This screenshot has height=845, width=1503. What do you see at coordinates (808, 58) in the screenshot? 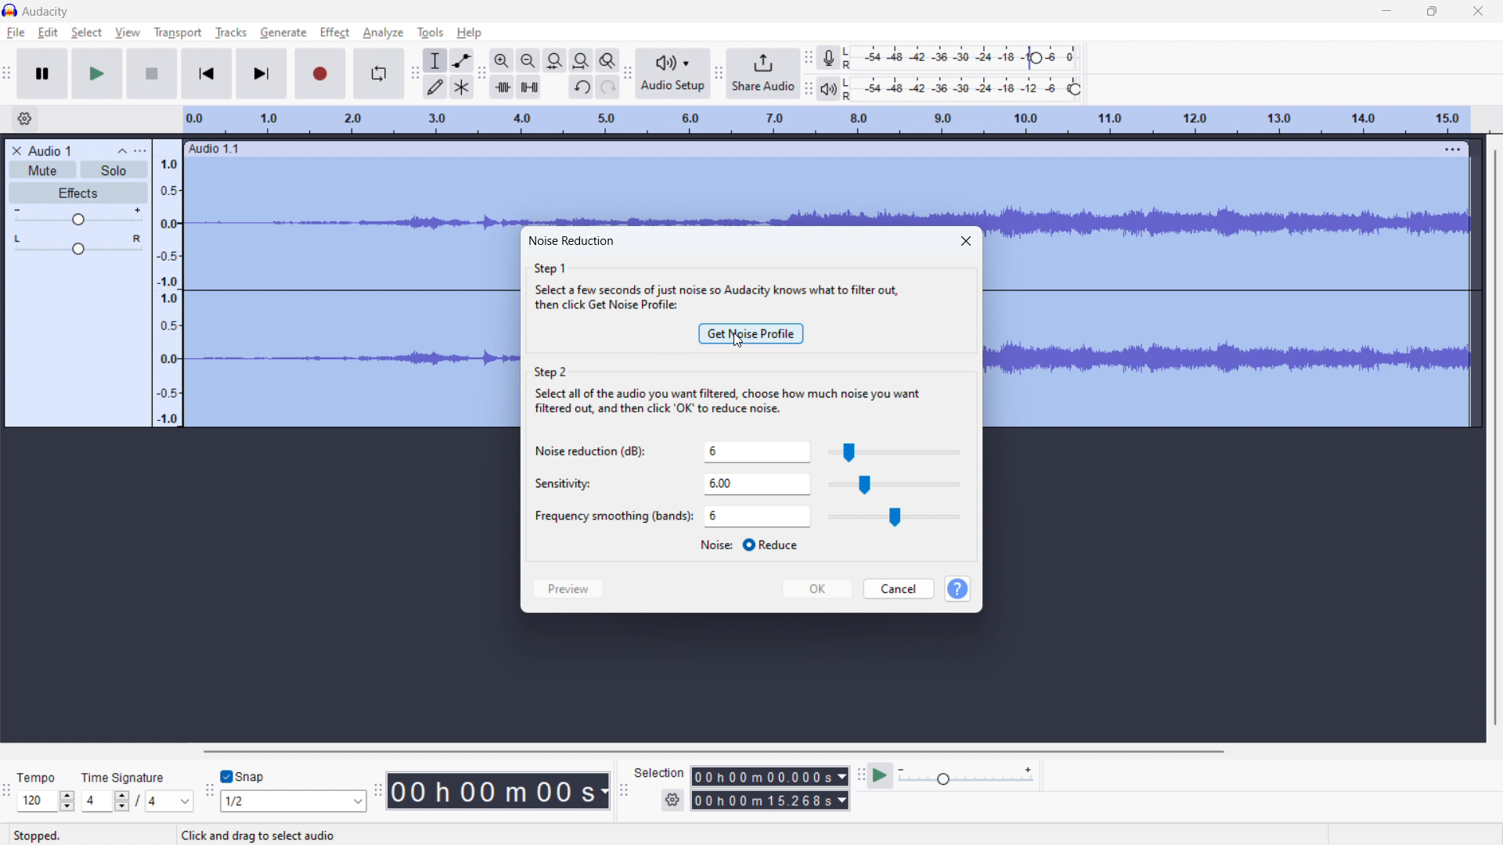
I see `recording meter toolbar` at bounding box center [808, 58].